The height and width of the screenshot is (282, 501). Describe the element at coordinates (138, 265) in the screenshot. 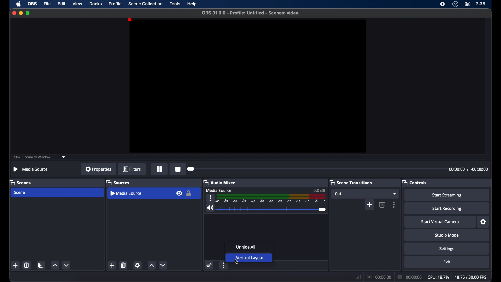

I see `settings` at that location.